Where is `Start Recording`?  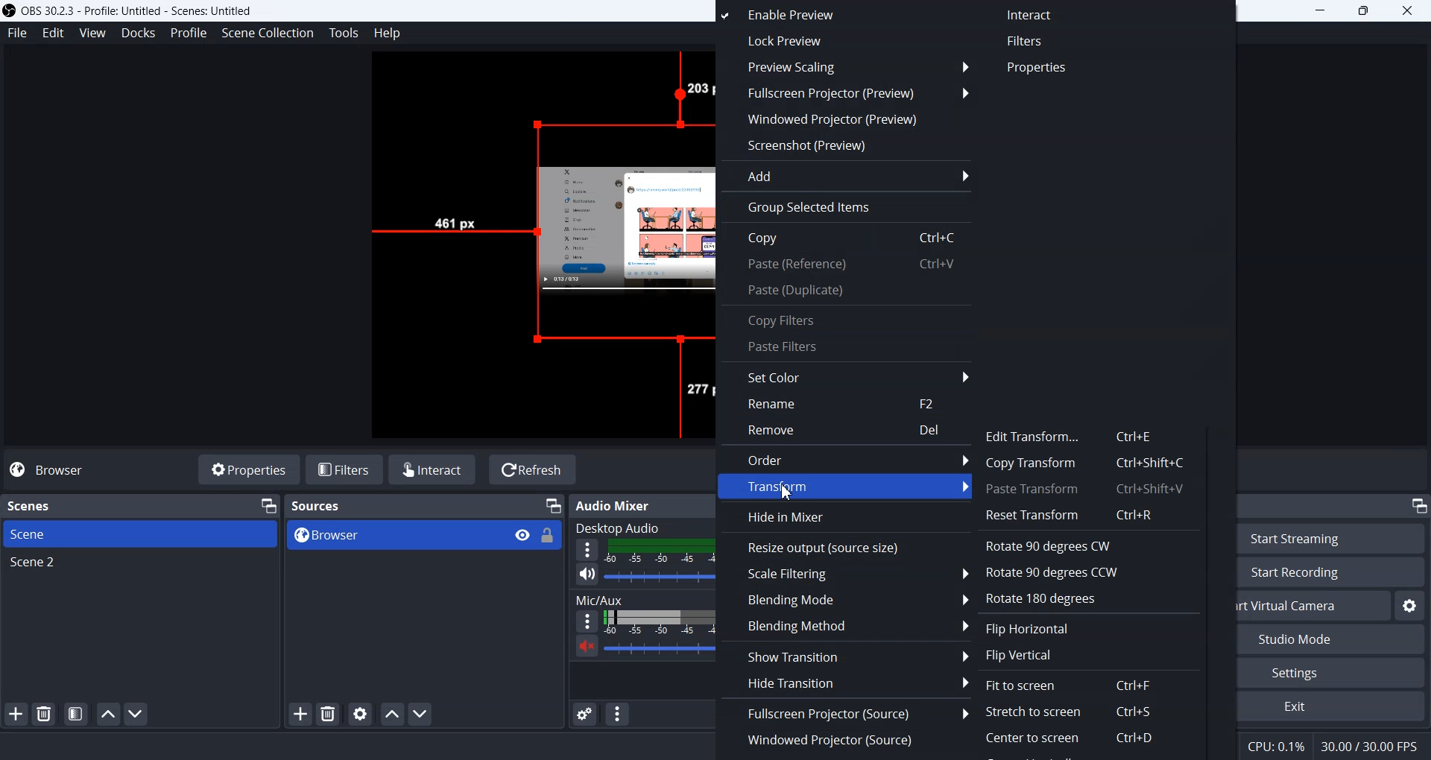 Start Recording is located at coordinates (1324, 572).